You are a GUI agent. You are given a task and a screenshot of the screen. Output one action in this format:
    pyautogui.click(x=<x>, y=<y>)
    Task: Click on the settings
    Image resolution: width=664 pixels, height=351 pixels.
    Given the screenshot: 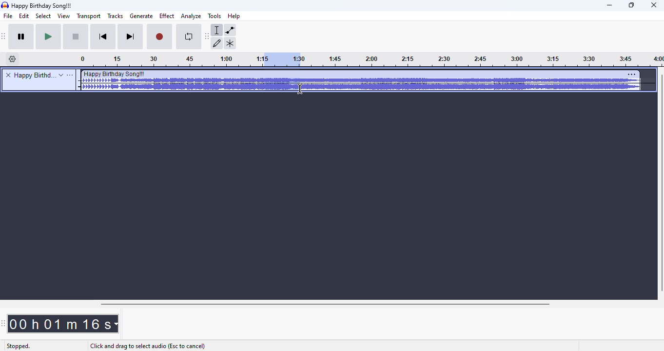 What is the action you would take?
    pyautogui.click(x=632, y=74)
    